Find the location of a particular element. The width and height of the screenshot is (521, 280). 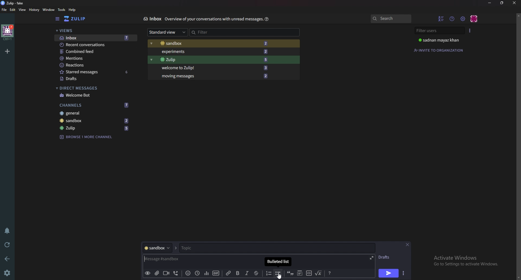

Drafts is located at coordinates (95, 79).